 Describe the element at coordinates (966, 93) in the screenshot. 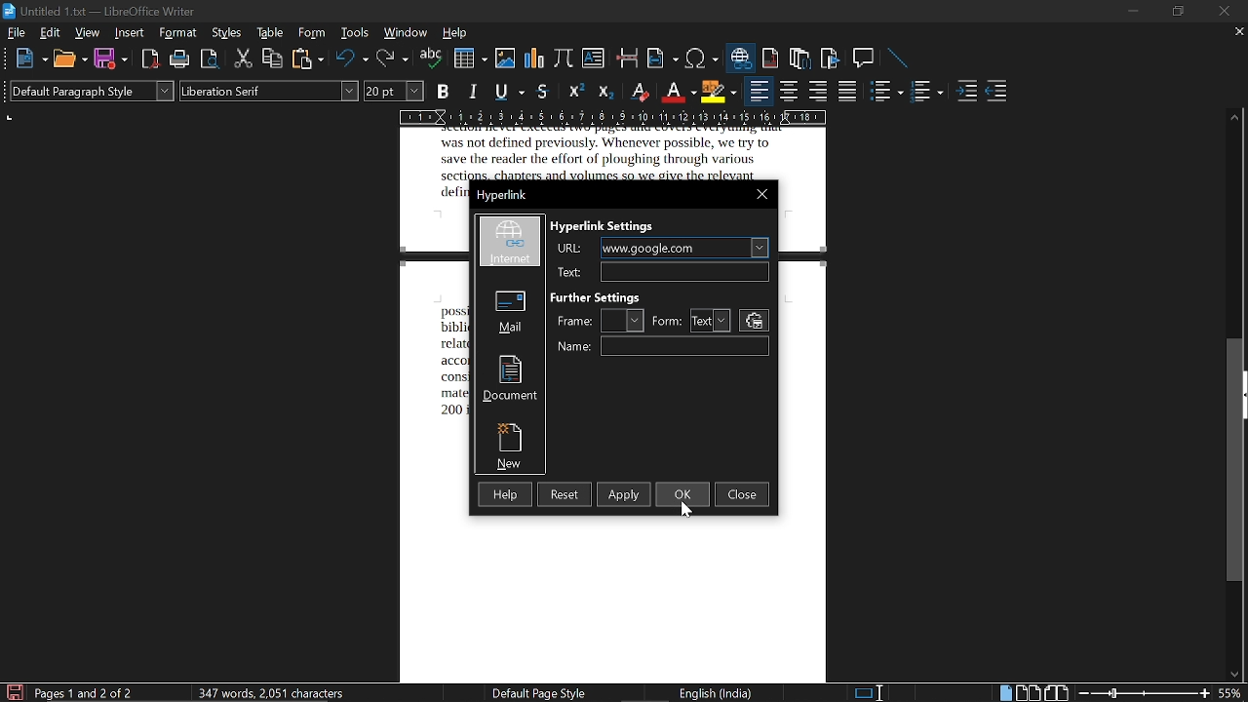

I see `increase indent` at that location.